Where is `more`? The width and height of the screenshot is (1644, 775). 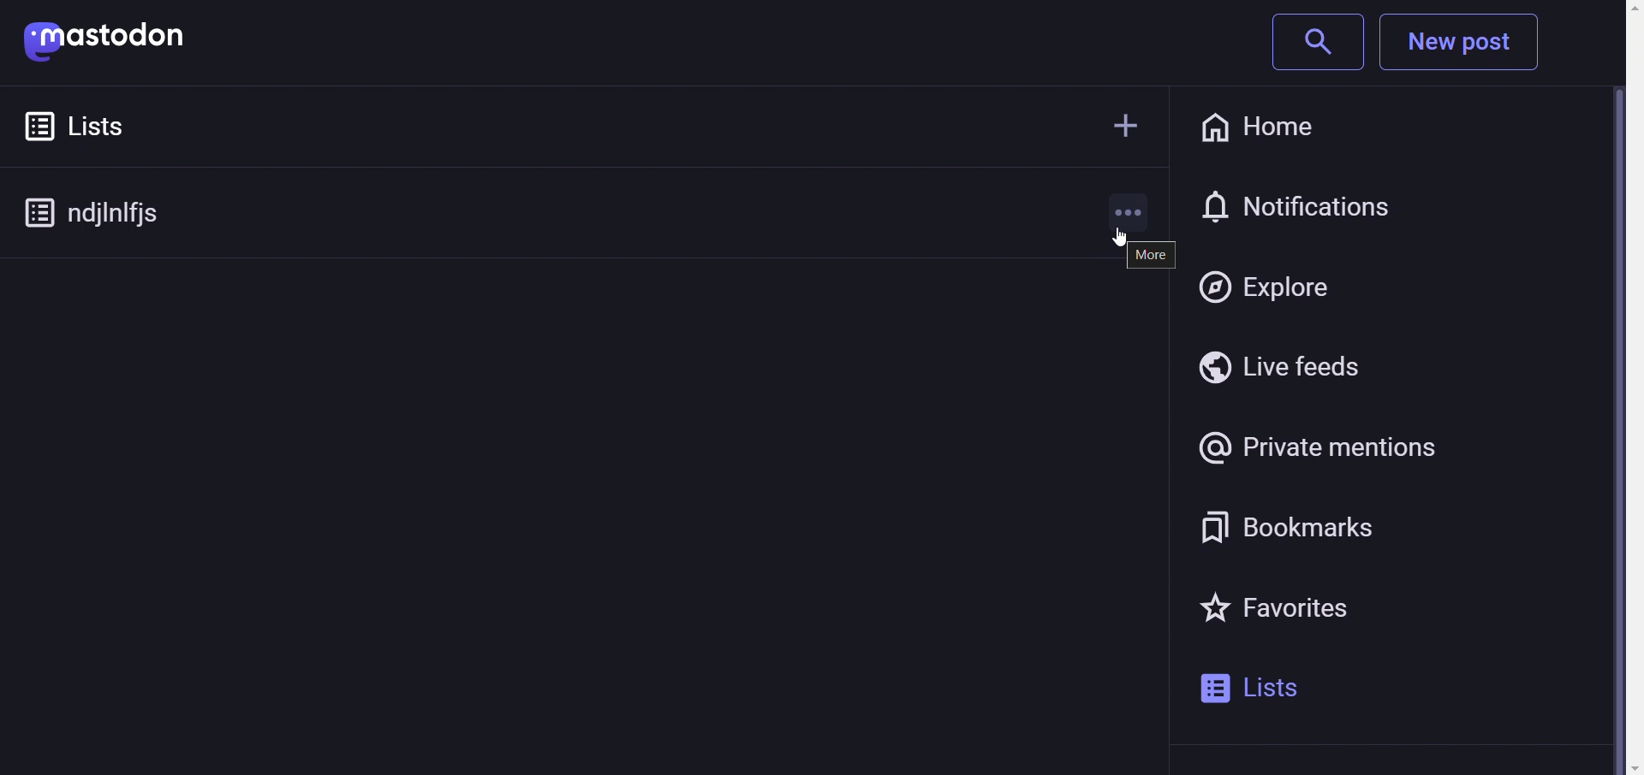
more is located at coordinates (1147, 258).